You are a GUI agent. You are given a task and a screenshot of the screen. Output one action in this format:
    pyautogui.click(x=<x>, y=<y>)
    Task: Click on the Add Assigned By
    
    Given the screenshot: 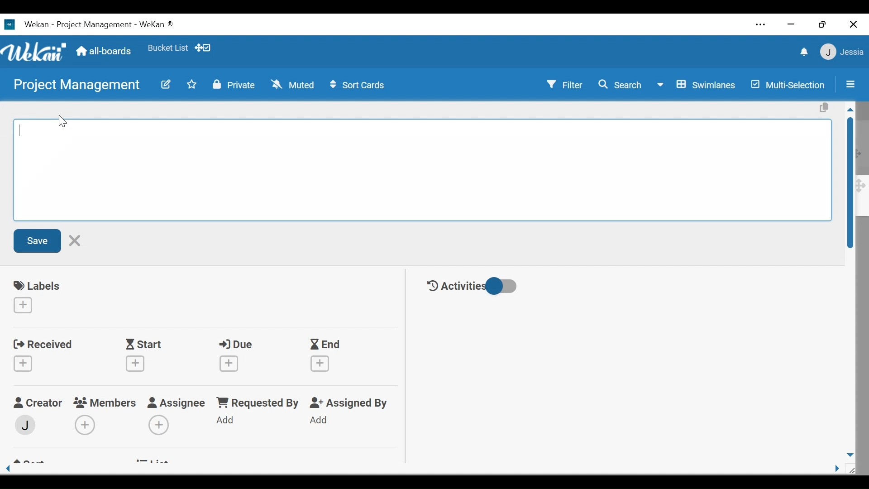 What is the action you would take?
    pyautogui.click(x=320, y=420)
    